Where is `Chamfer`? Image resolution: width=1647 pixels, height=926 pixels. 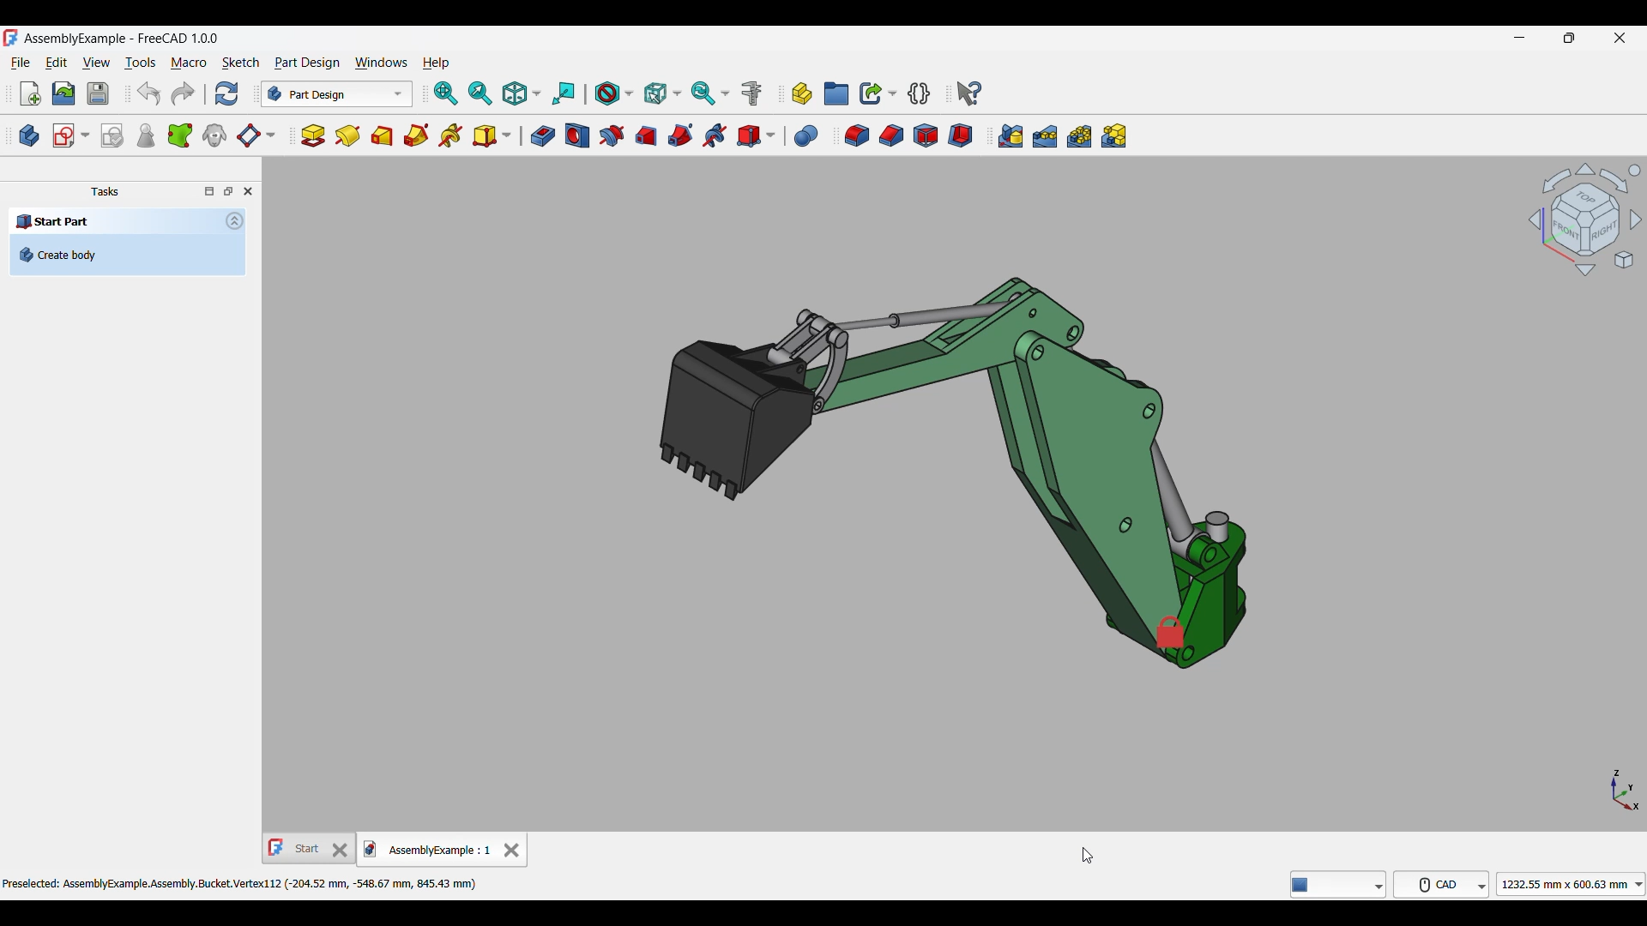
Chamfer is located at coordinates (891, 136).